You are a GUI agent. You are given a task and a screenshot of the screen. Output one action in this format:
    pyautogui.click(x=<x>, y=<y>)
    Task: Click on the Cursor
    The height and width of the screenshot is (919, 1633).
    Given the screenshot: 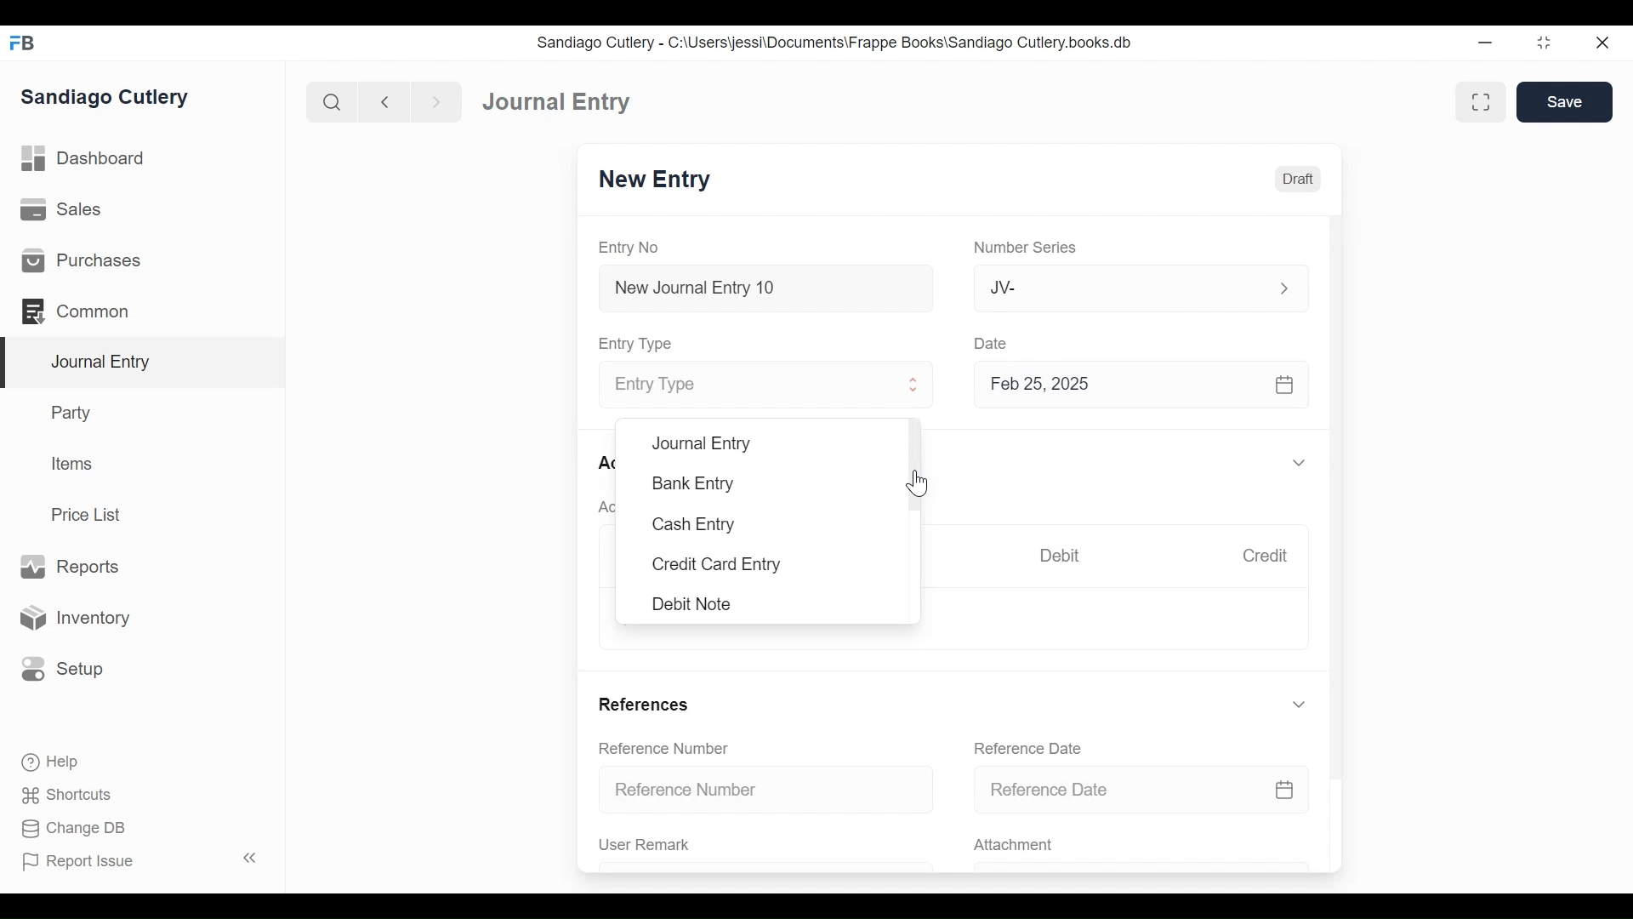 What is the action you would take?
    pyautogui.click(x=917, y=481)
    